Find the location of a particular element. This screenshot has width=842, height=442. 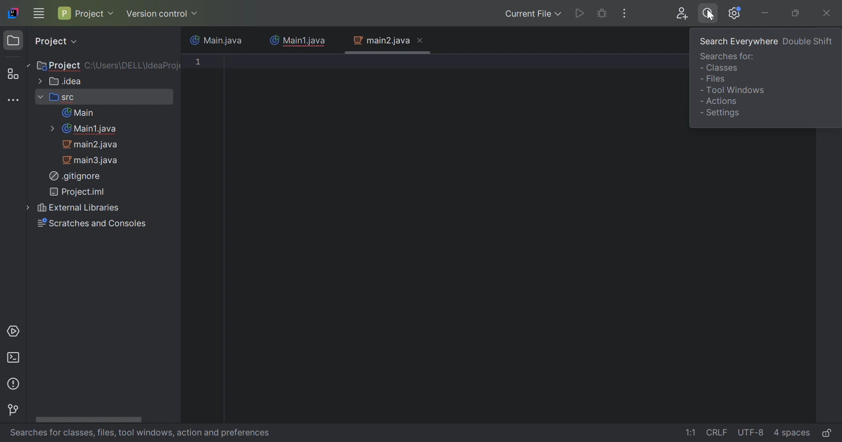

Searches for classes file, tool windows, action and preferences is located at coordinates (140, 434).